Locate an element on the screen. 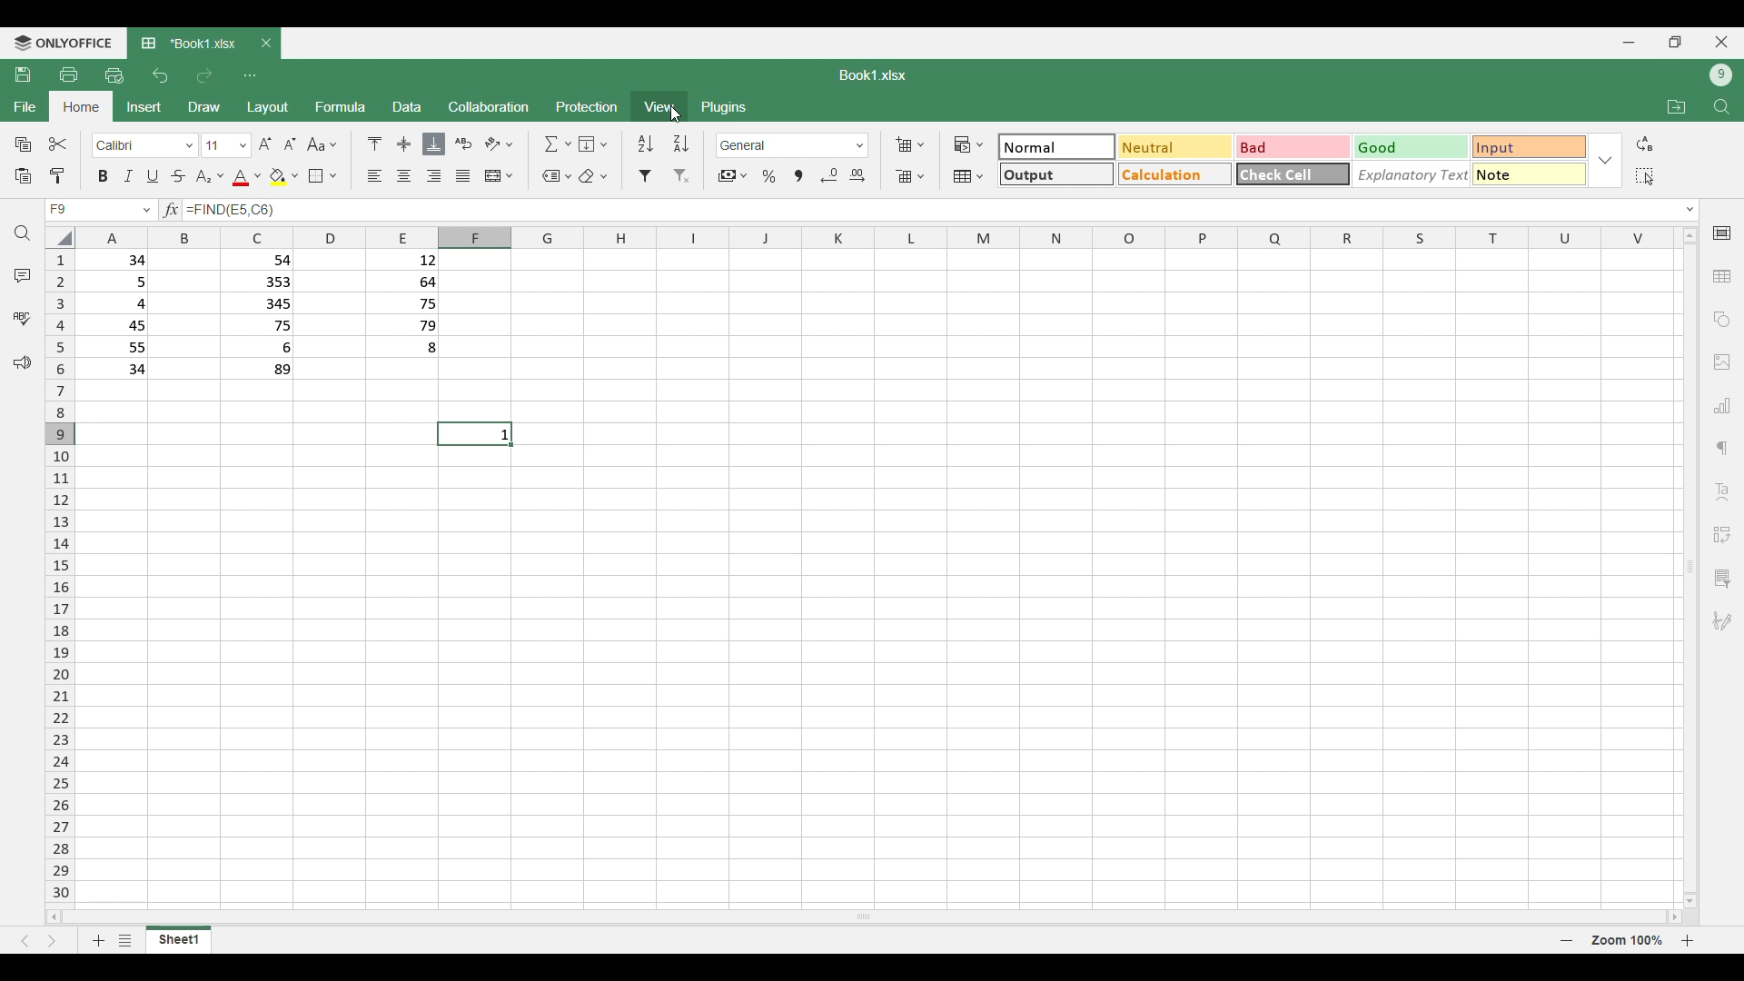  Add shapes is located at coordinates (1722, 319).